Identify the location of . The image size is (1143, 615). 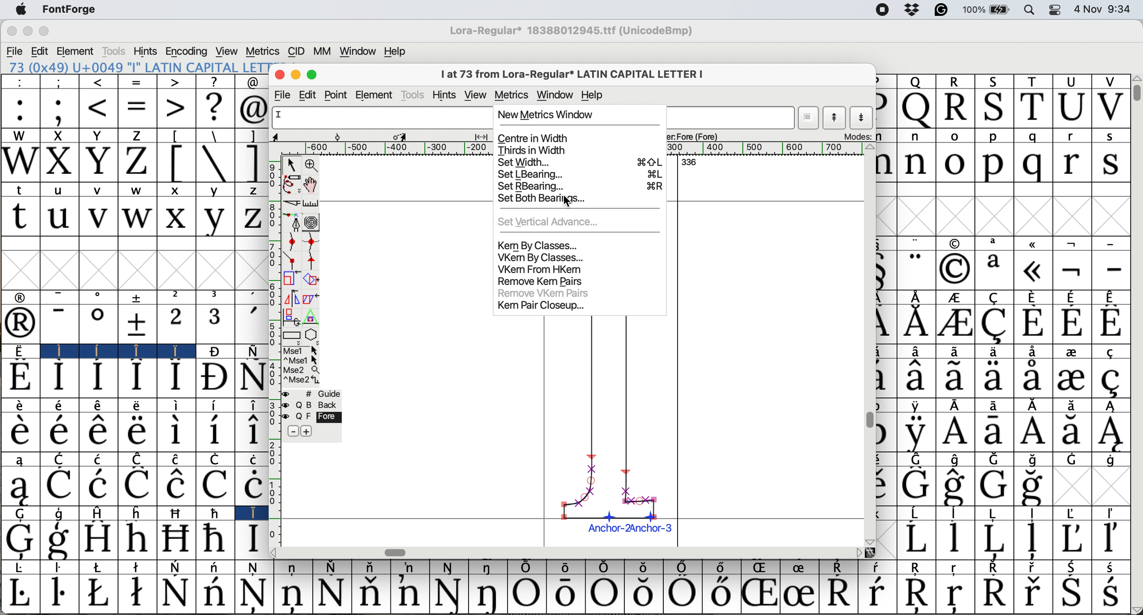
(400, 136).